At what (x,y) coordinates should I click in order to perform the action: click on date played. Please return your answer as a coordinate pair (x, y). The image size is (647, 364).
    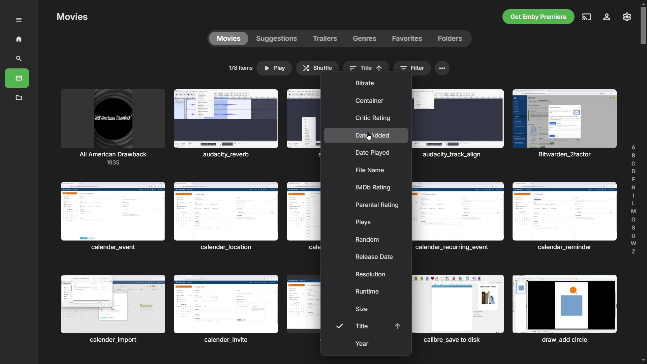
    Looking at the image, I should click on (366, 152).